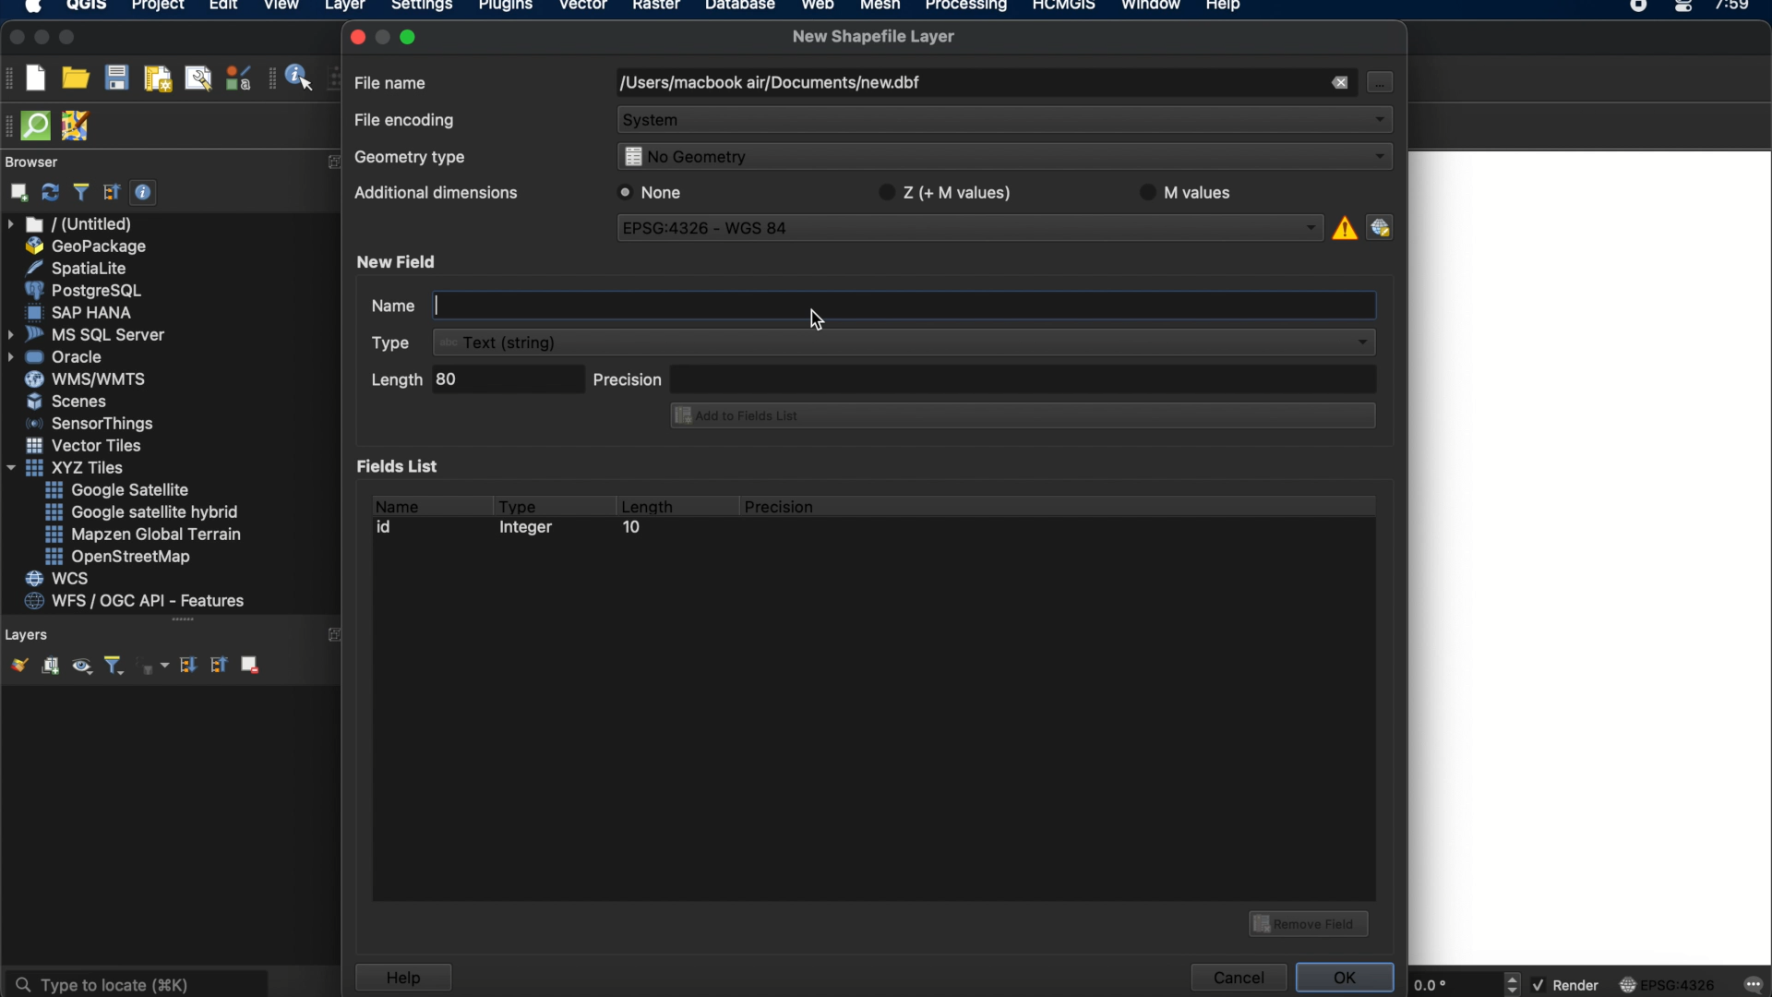 This screenshot has height=997, width=1772. What do you see at coordinates (186, 666) in the screenshot?
I see `expand all` at bounding box center [186, 666].